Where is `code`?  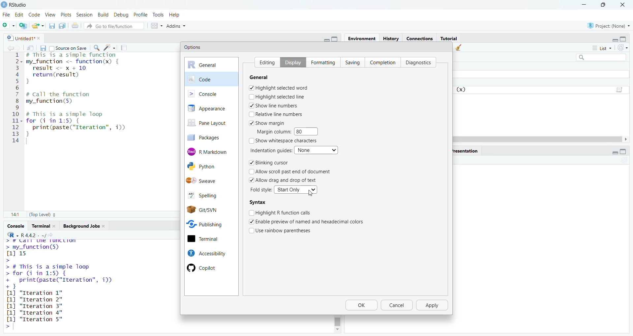 code is located at coordinates (34, 14).